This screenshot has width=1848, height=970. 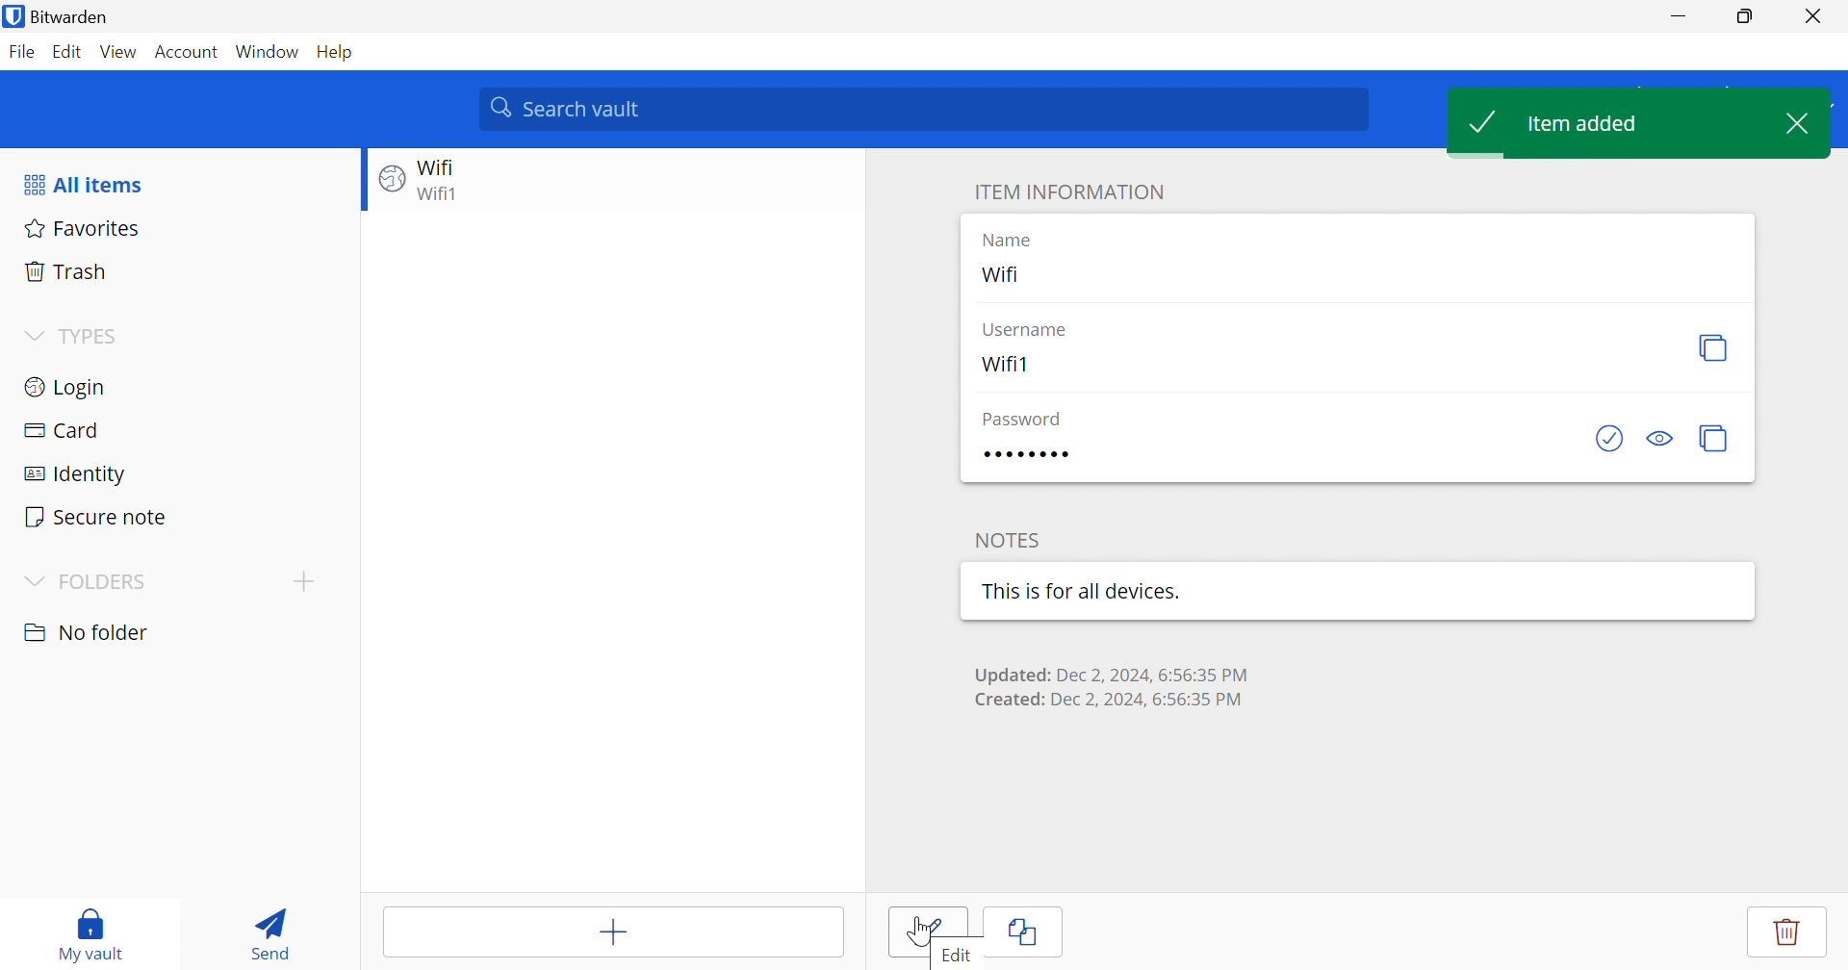 I want to click on Toggle visibility, so click(x=1662, y=442).